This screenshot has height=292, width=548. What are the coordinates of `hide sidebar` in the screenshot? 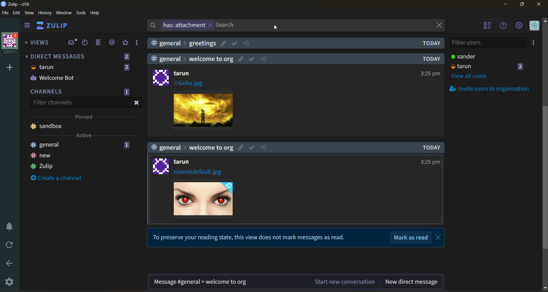 It's located at (28, 26).